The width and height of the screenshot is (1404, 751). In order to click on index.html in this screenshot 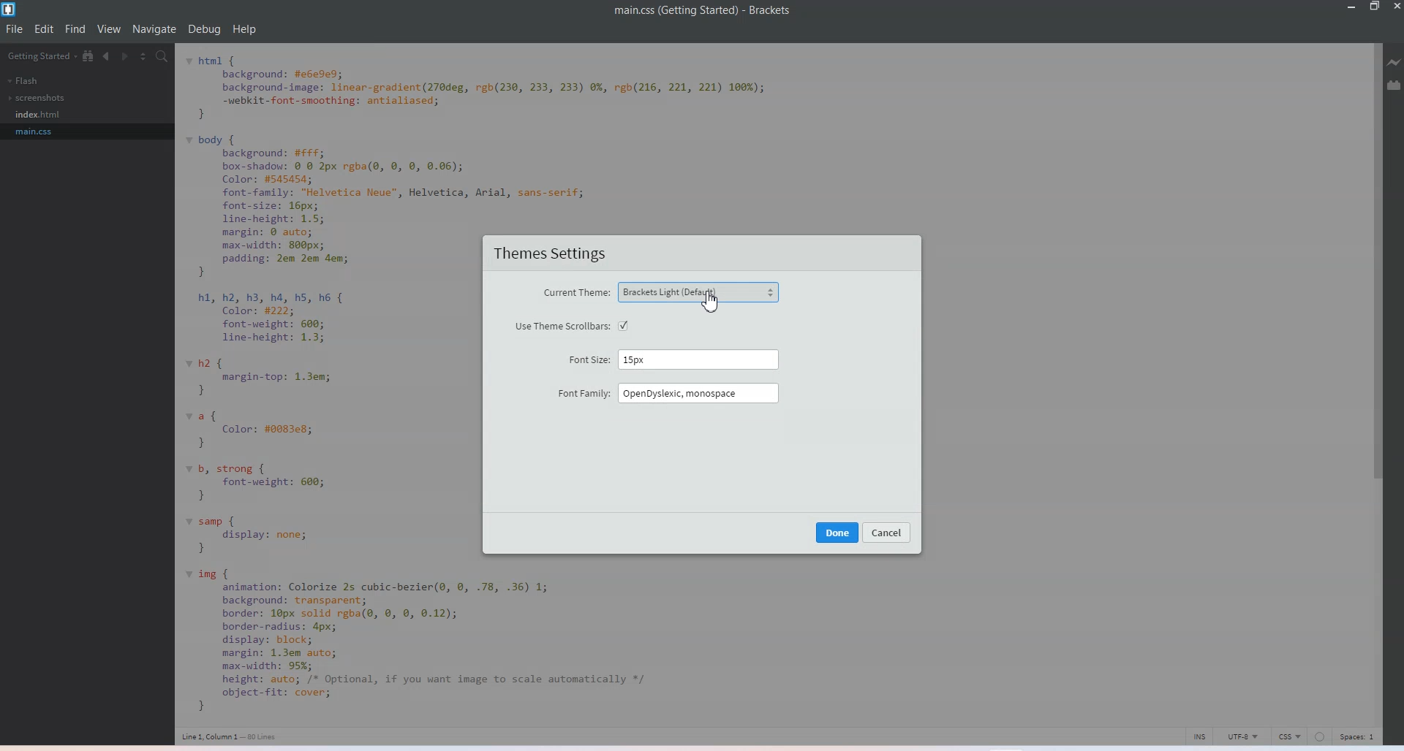, I will do `click(40, 115)`.